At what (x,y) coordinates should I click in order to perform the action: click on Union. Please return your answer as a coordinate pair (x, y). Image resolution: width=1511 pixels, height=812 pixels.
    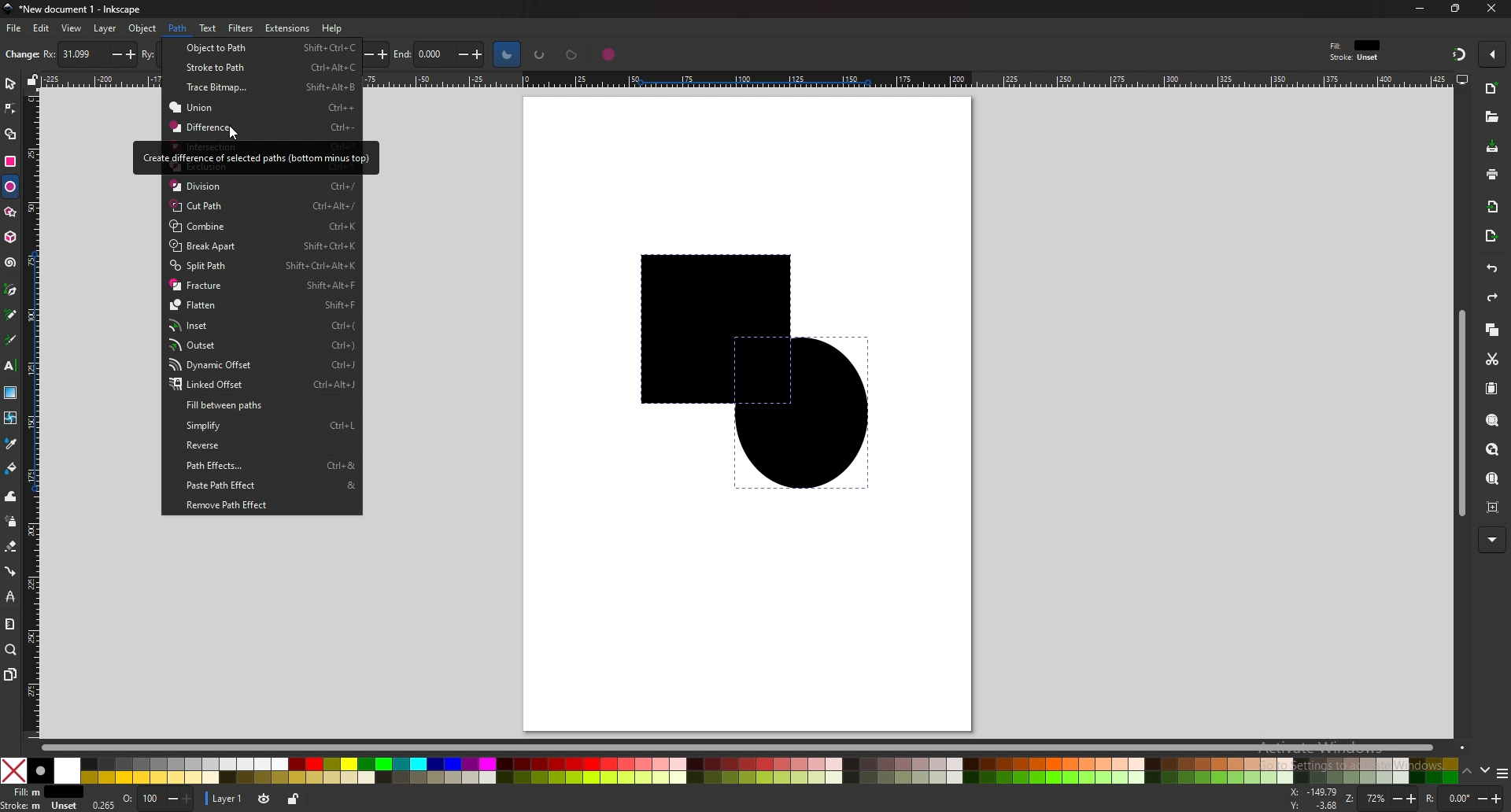
    Looking at the image, I should click on (261, 109).